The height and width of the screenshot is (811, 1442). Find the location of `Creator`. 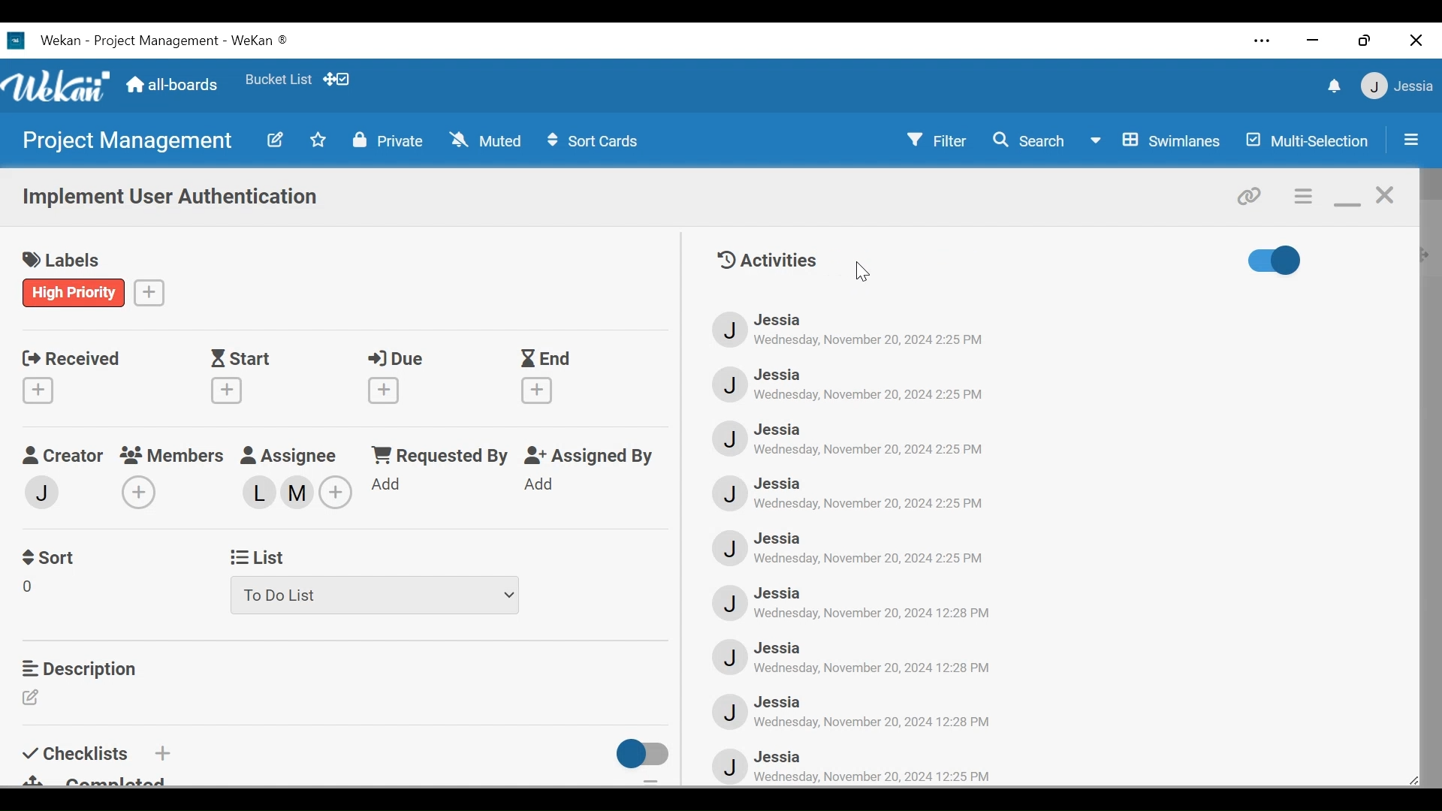

Creator is located at coordinates (64, 452).